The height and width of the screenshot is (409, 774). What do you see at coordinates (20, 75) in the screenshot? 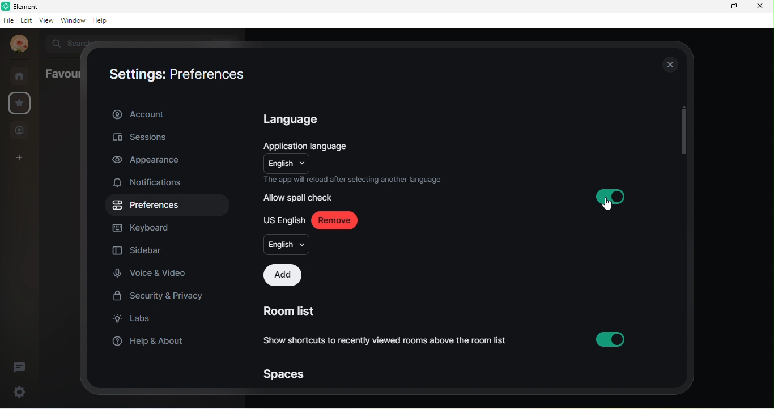
I see `rooms` at bounding box center [20, 75].